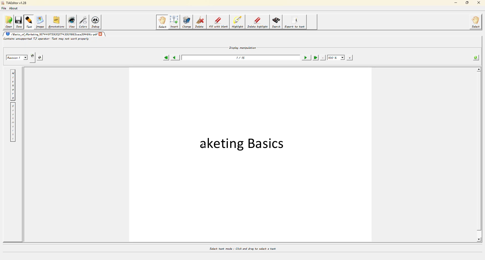  What do you see at coordinates (478, 152) in the screenshot?
I see `scroll bar` at bounding box center [478, 152].